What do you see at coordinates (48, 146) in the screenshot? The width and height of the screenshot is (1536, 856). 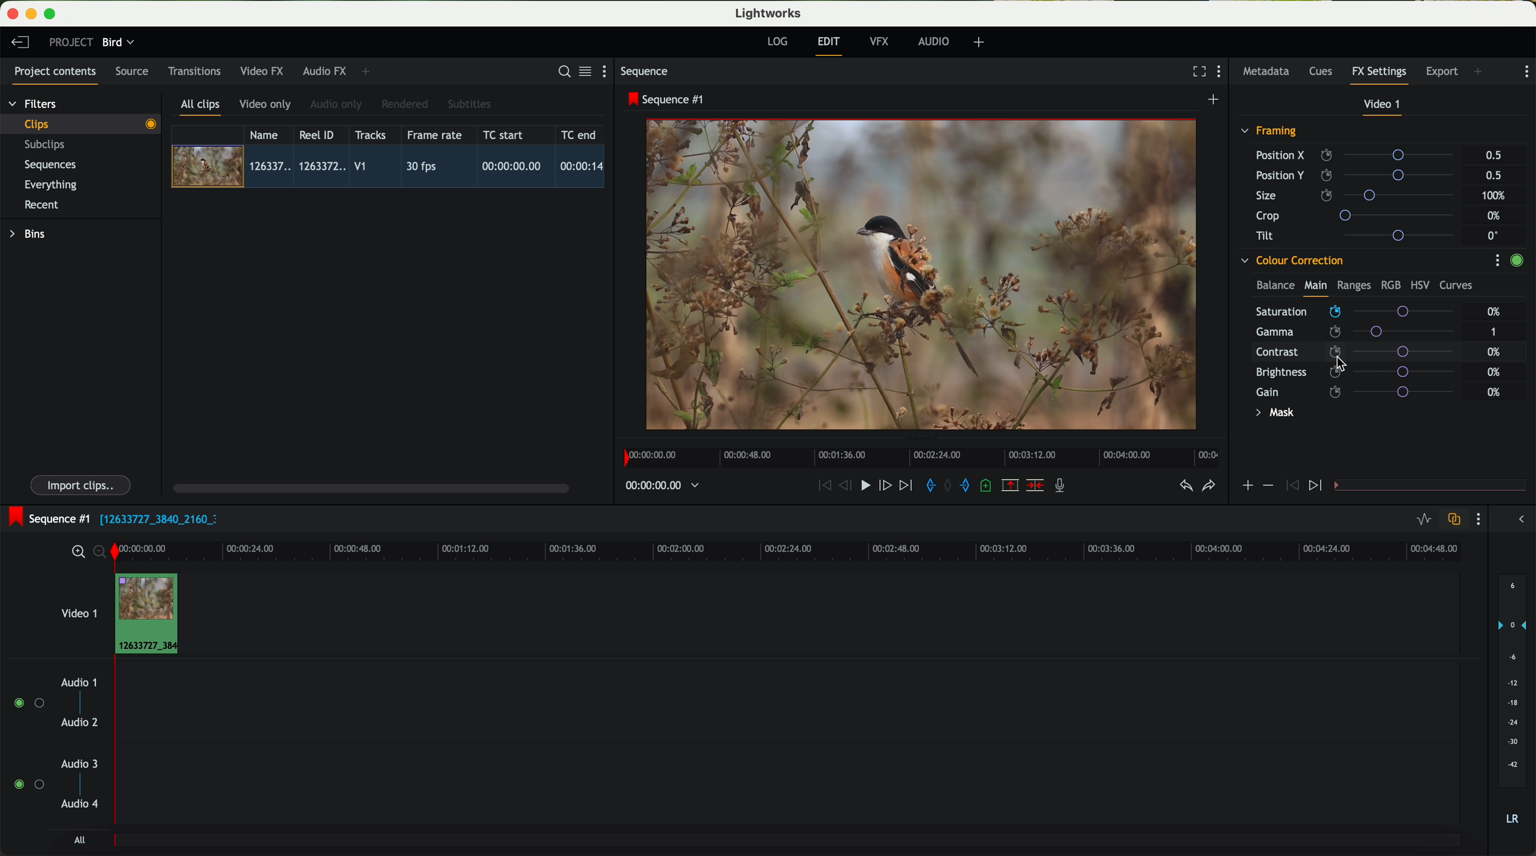 I see `subclips` at bounding box center [48, 146].